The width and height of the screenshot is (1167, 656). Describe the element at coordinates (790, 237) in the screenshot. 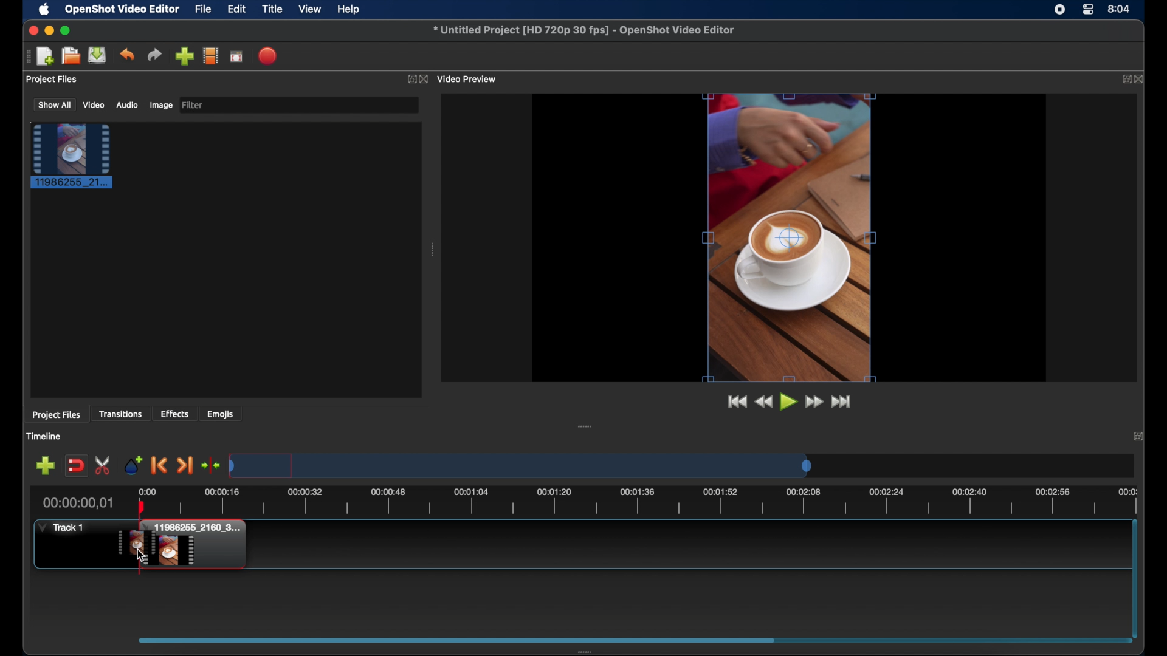

I see `video preview` at that location.